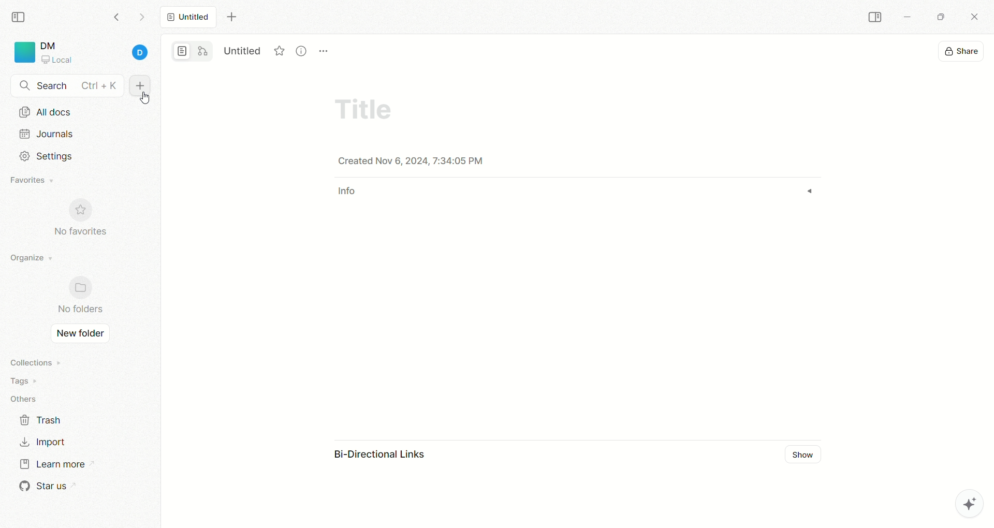 The height and width of the screenshot is (528, 994). What do you see at coordinates (21, 16) in the screenshot?
I see `collapse sidebar` at bounding box center [21, 16].